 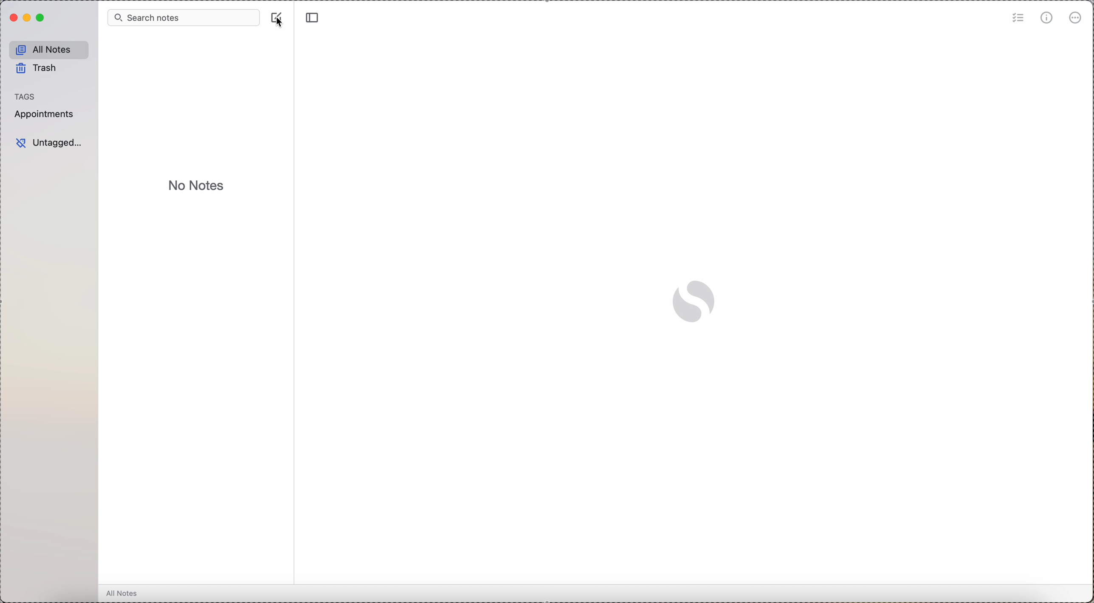 What do you see at coordinates (49, 49) in the screenshot?
I see `all notes` at bounding box center [49, 49].